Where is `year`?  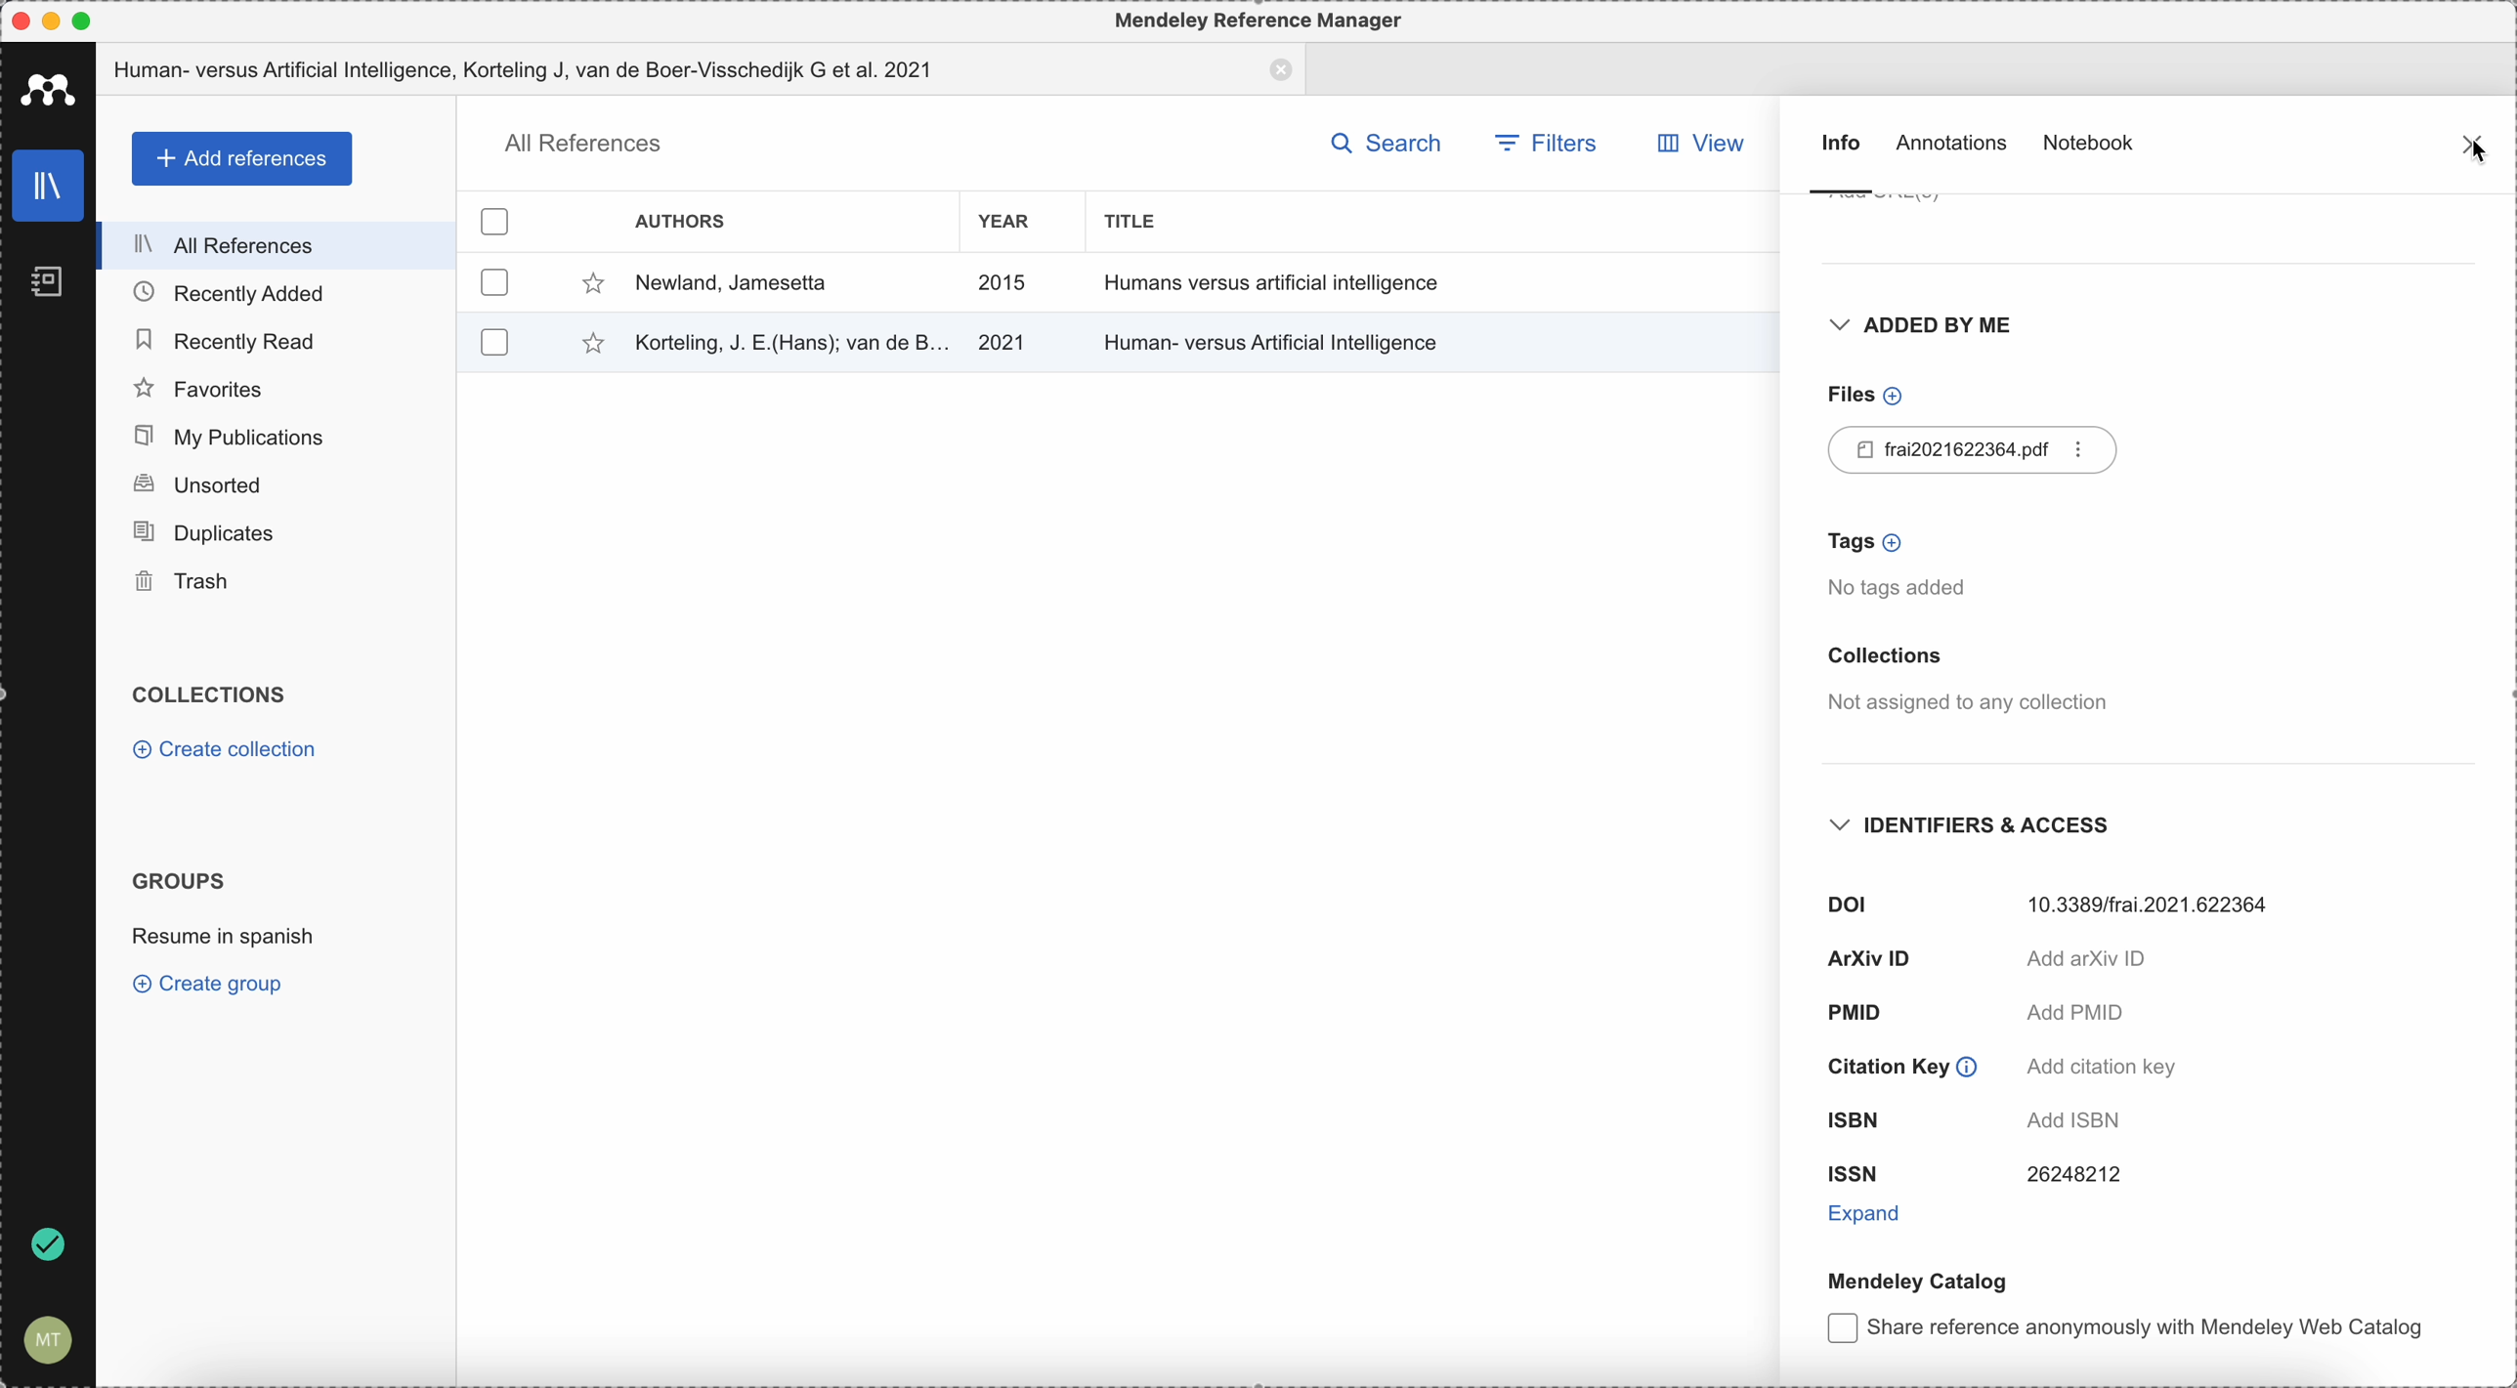 year is located at coordinates (1003, 222).